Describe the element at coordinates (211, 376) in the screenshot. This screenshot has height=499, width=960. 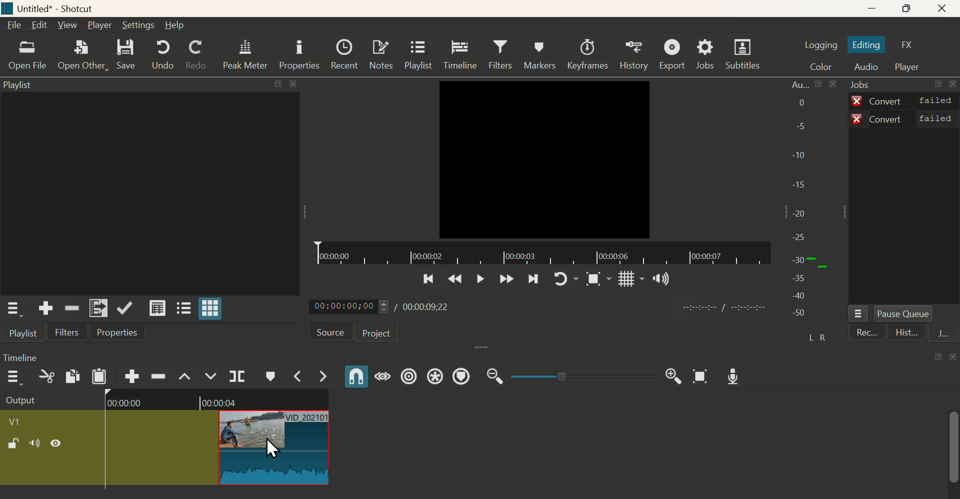
I see `Overwrite` at that location.